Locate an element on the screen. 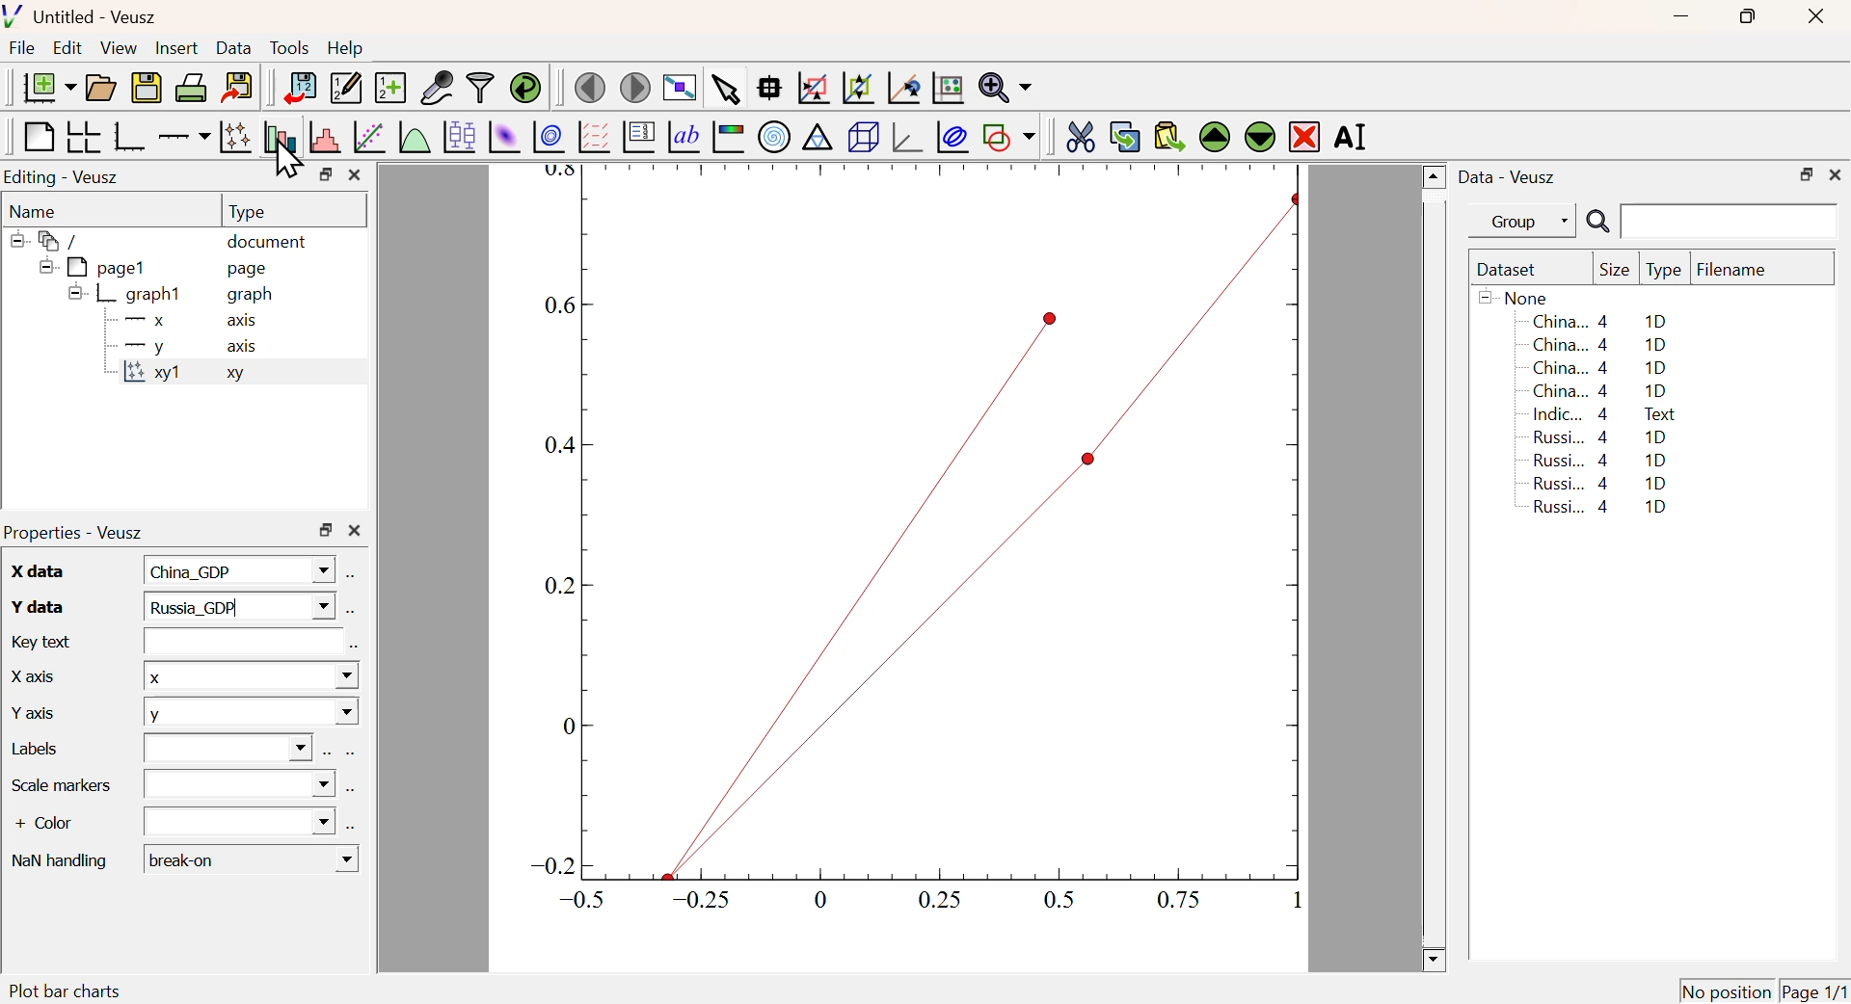  graph is located at coordinates (253, 296).